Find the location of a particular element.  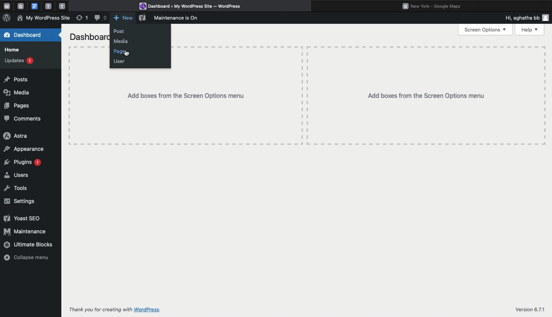

Maintenance  is located at coordinates (26, 232).